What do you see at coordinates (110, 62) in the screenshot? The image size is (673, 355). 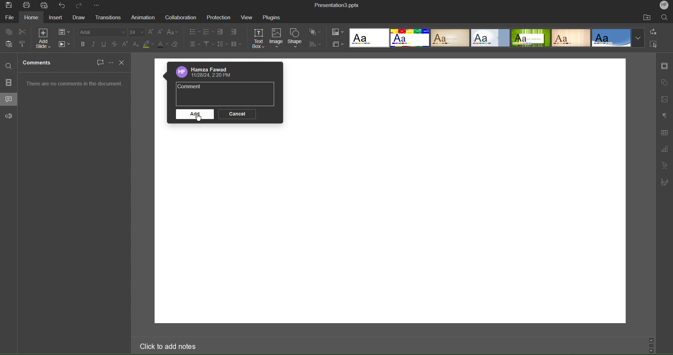 I see `More` at bounding box center [110, 62].